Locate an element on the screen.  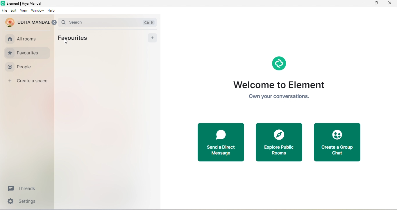
people is located at coordinates (25, 67).